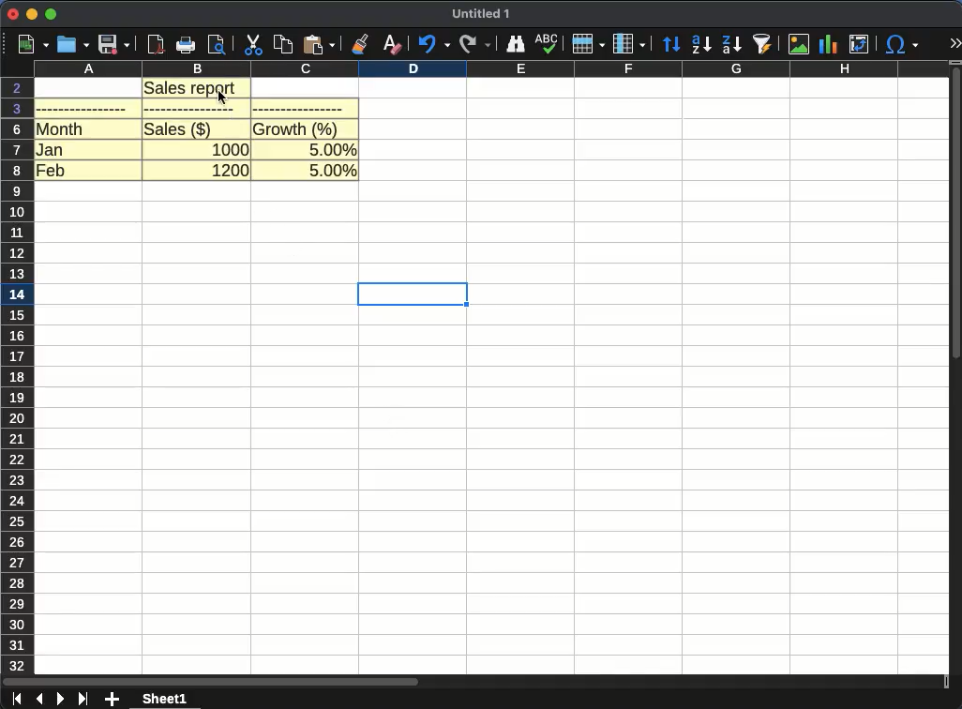 The width and height of the screenshot is (962, 709). What do you see at coordinates (39, 700) in the screenshot?
I see `previous sheet` at bounding box center [39, 700].